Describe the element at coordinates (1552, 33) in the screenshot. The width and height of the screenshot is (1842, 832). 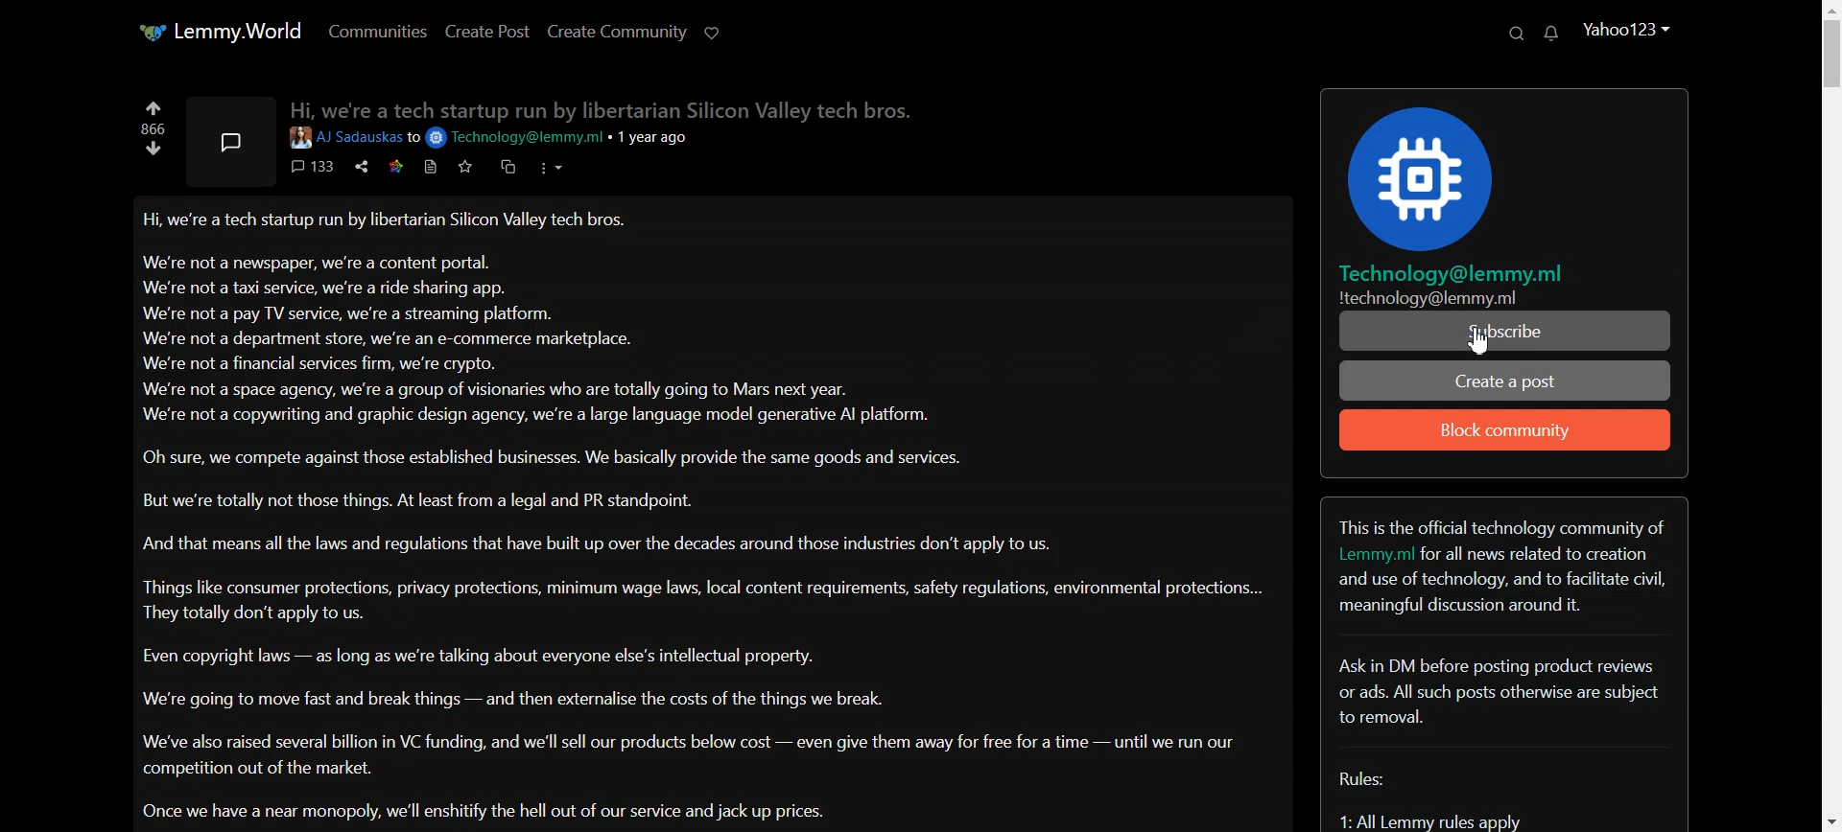
I see `Notification` at that location.